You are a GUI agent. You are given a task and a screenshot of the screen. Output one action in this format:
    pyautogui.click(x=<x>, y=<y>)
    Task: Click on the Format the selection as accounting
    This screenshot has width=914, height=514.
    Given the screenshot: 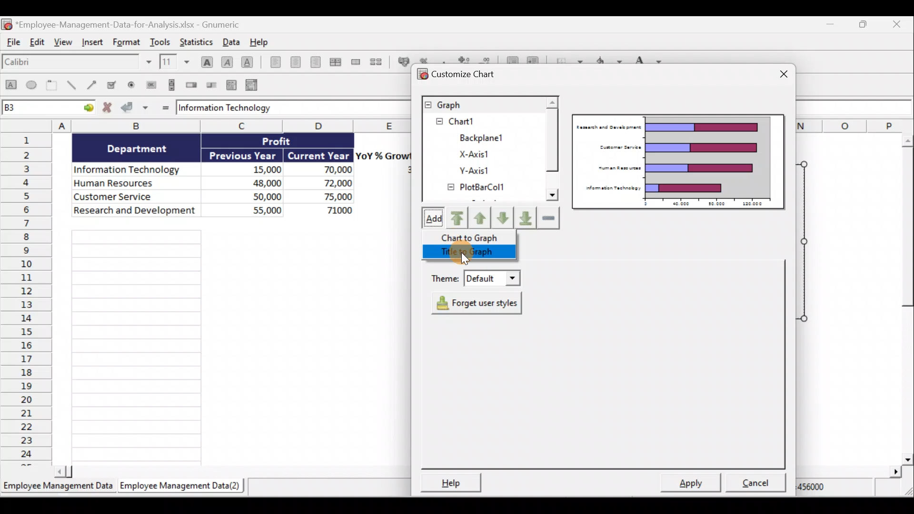 What is the action you would take?
    pyautogui.click(x=403, y=62)
    